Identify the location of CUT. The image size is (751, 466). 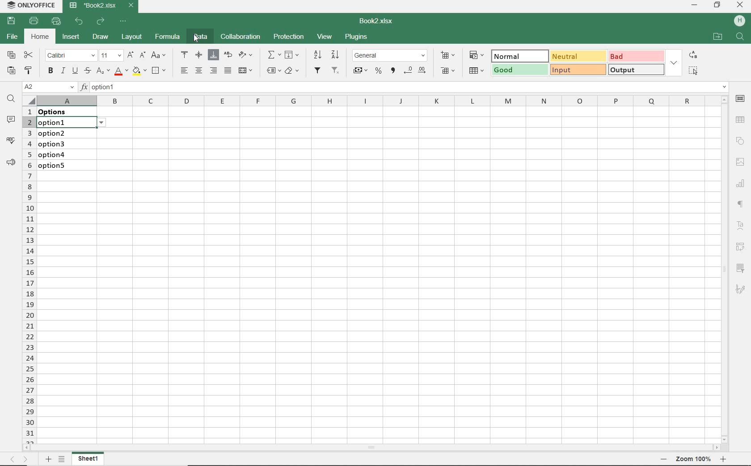
(28, 54).